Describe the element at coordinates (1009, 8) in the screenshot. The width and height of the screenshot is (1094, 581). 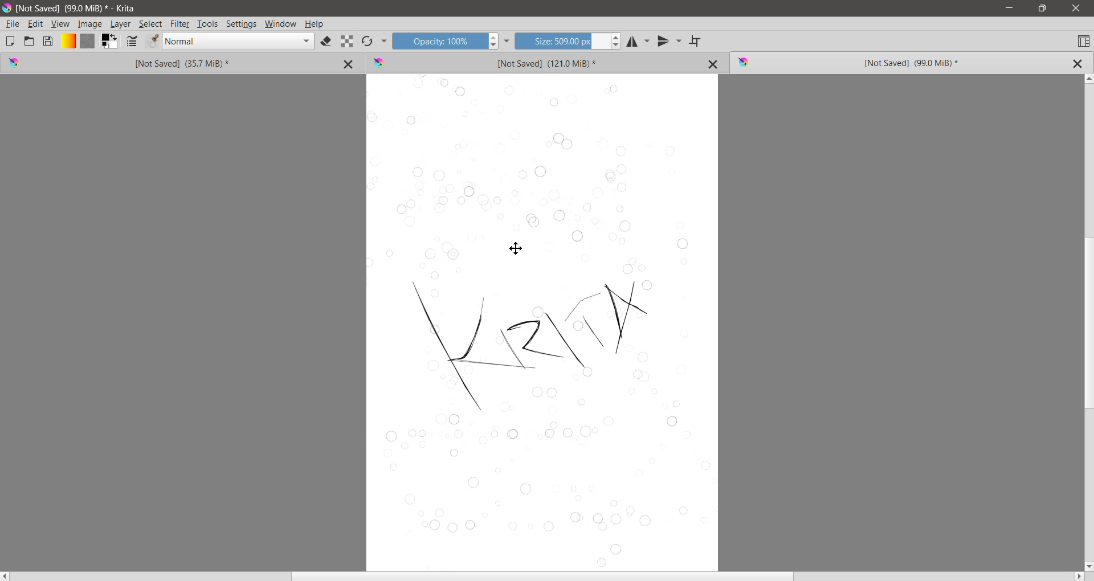
I see `Minimize` at that location.